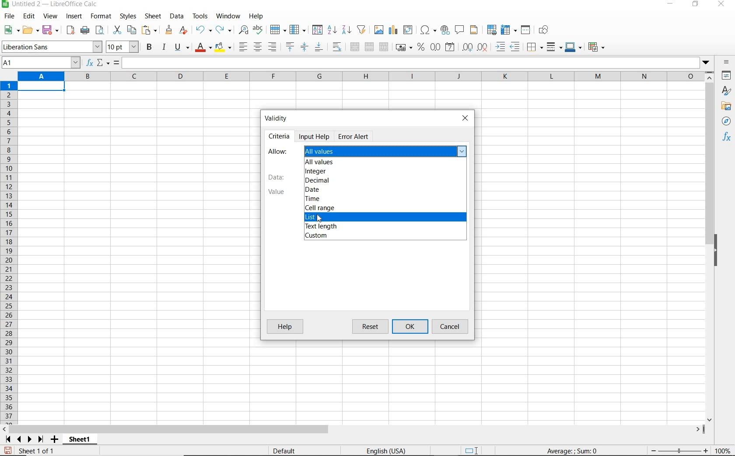  I want to click on cancel, so click(451, 327).